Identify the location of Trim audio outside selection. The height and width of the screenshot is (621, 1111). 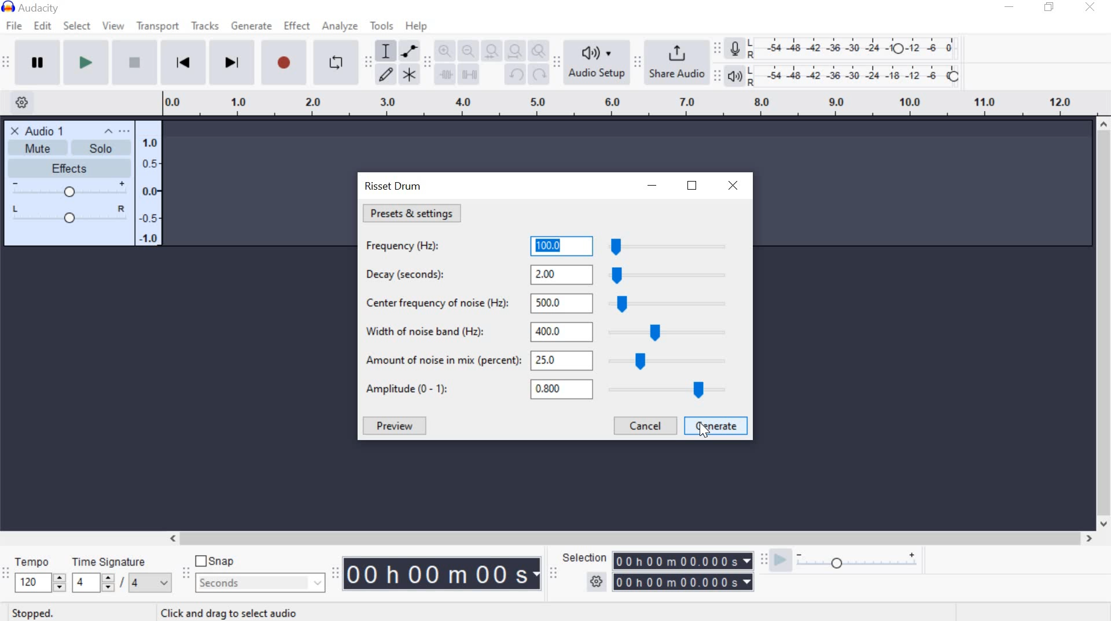
(446, 77).